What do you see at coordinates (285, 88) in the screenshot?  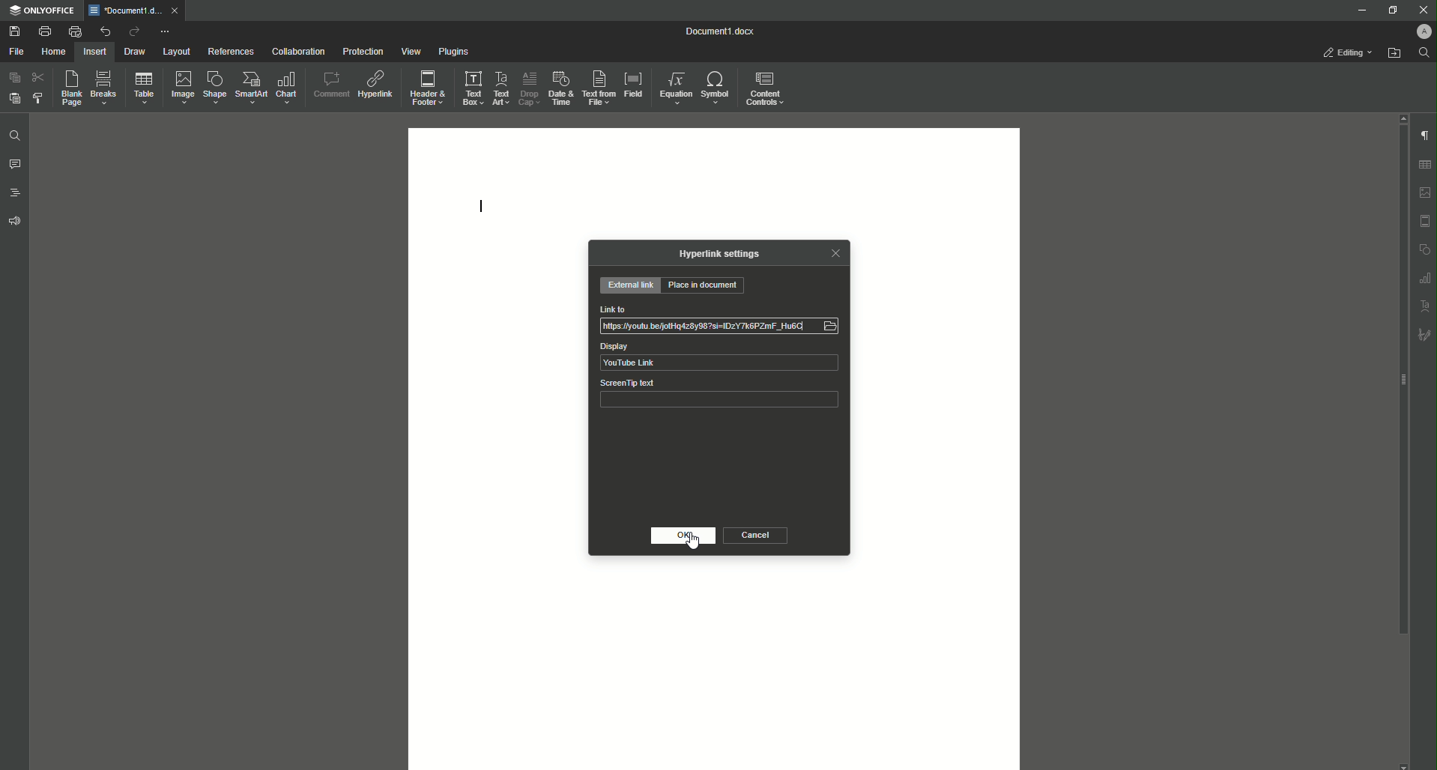 I see `Chart` at bounding box center [285, 88].